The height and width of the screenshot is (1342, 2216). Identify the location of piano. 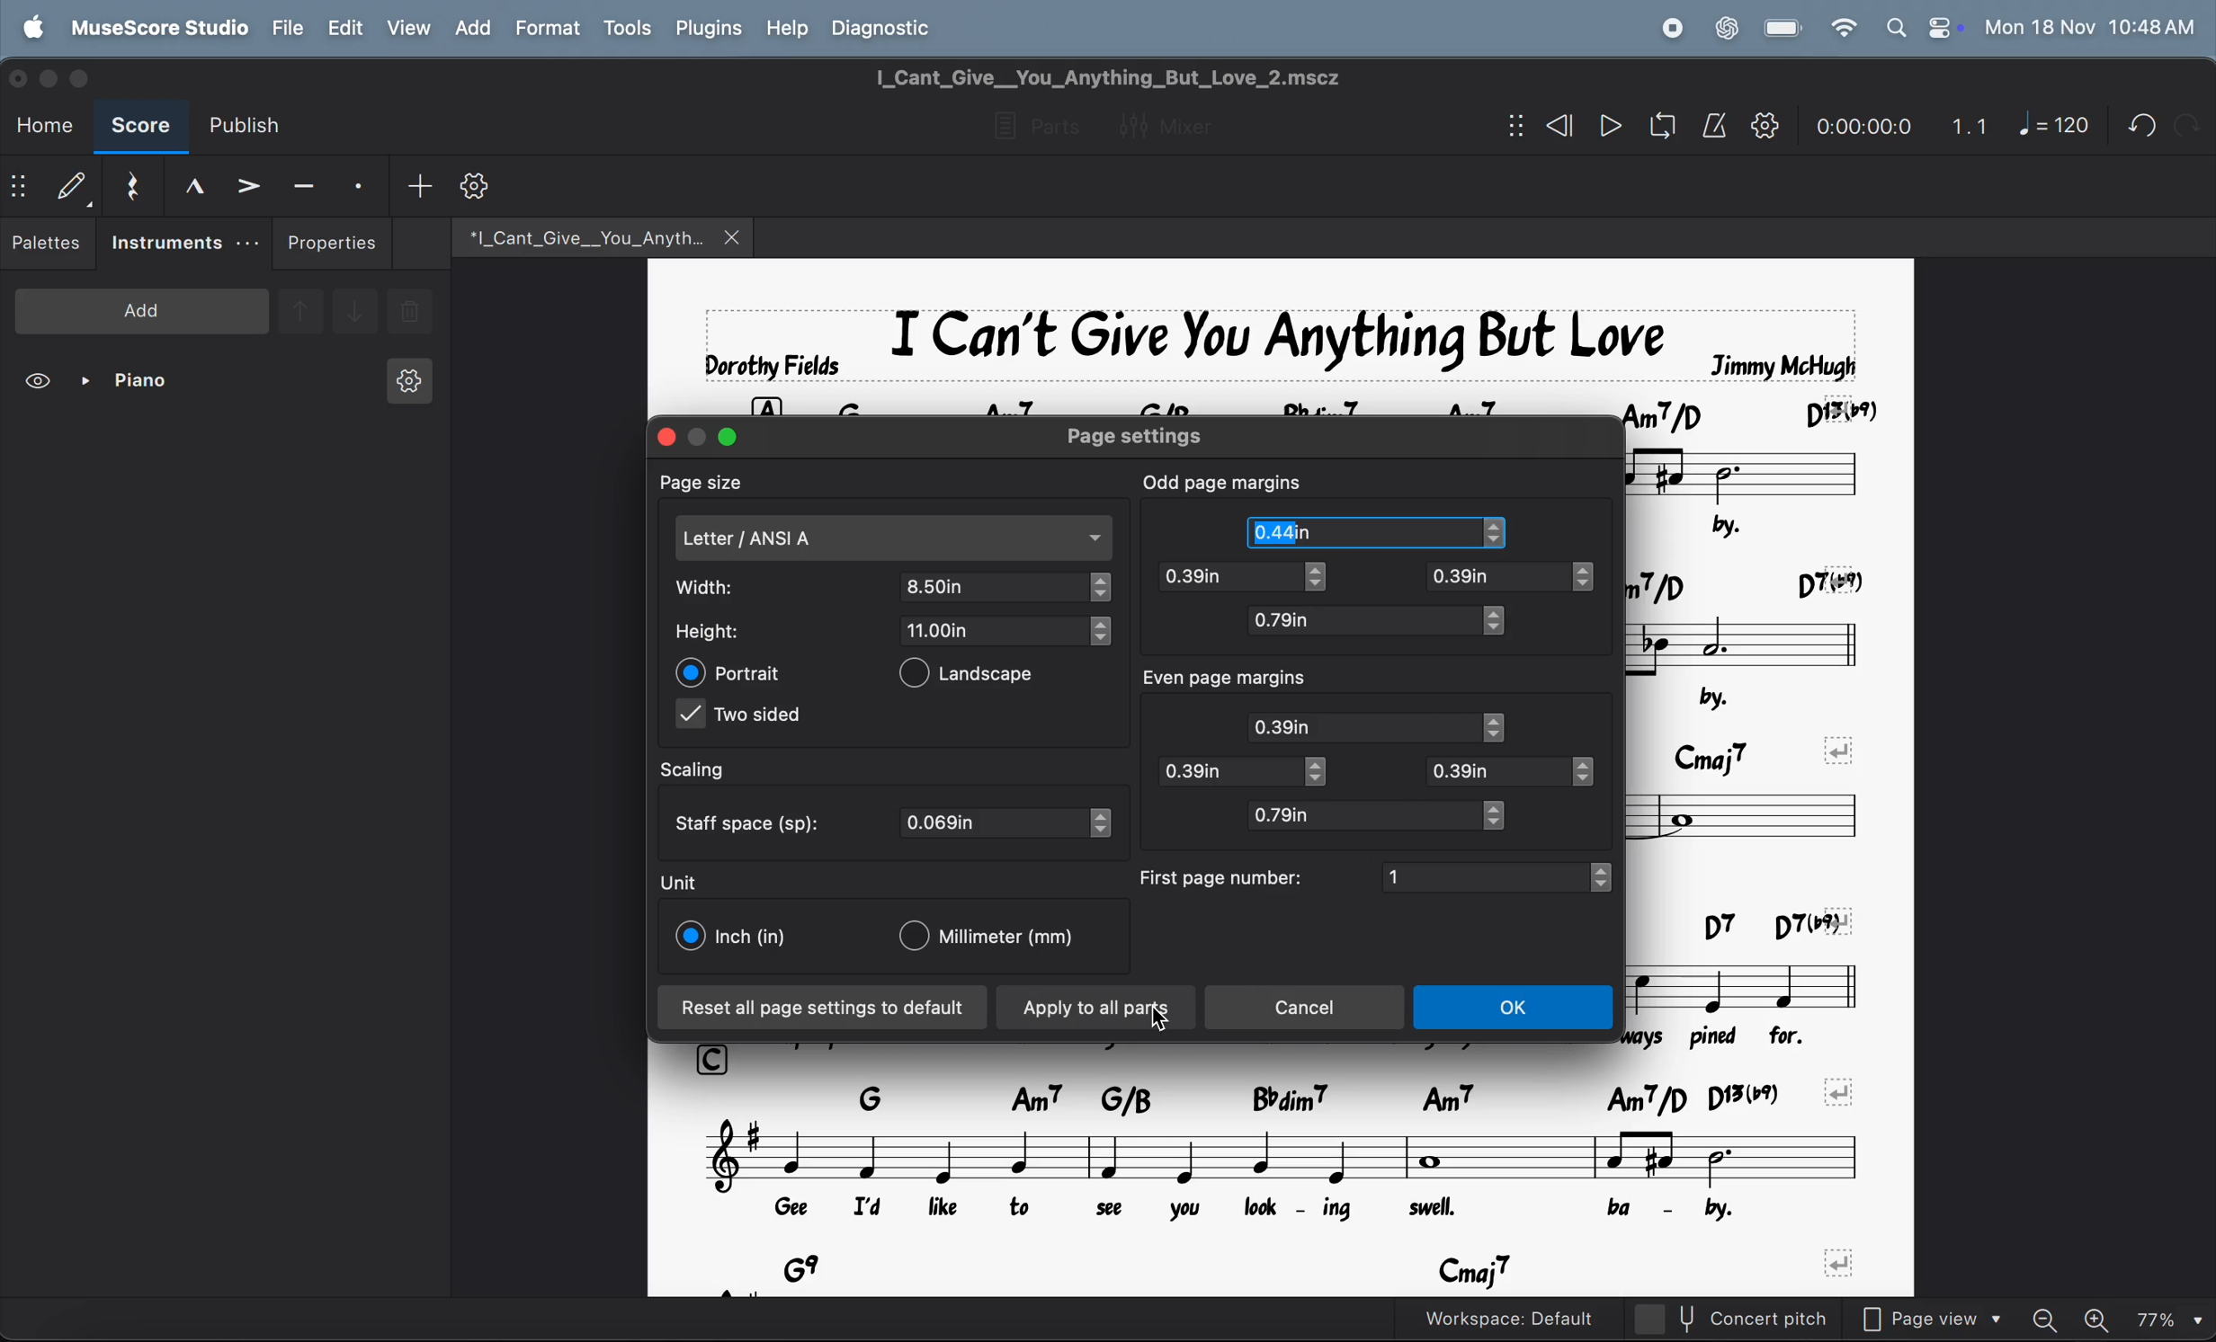
(132, 384).